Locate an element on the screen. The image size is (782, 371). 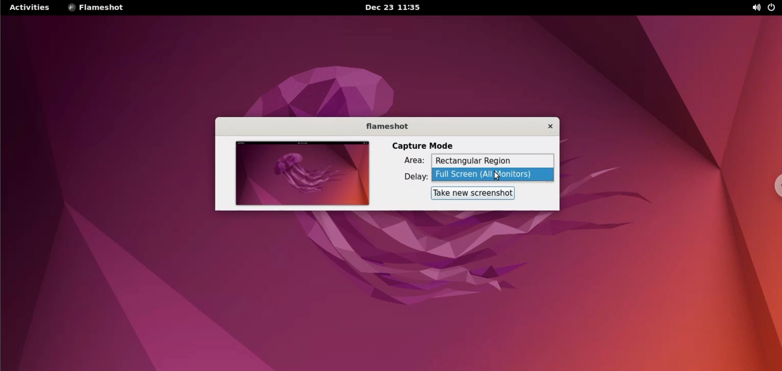
full screen is located at coordinates (495, 175).